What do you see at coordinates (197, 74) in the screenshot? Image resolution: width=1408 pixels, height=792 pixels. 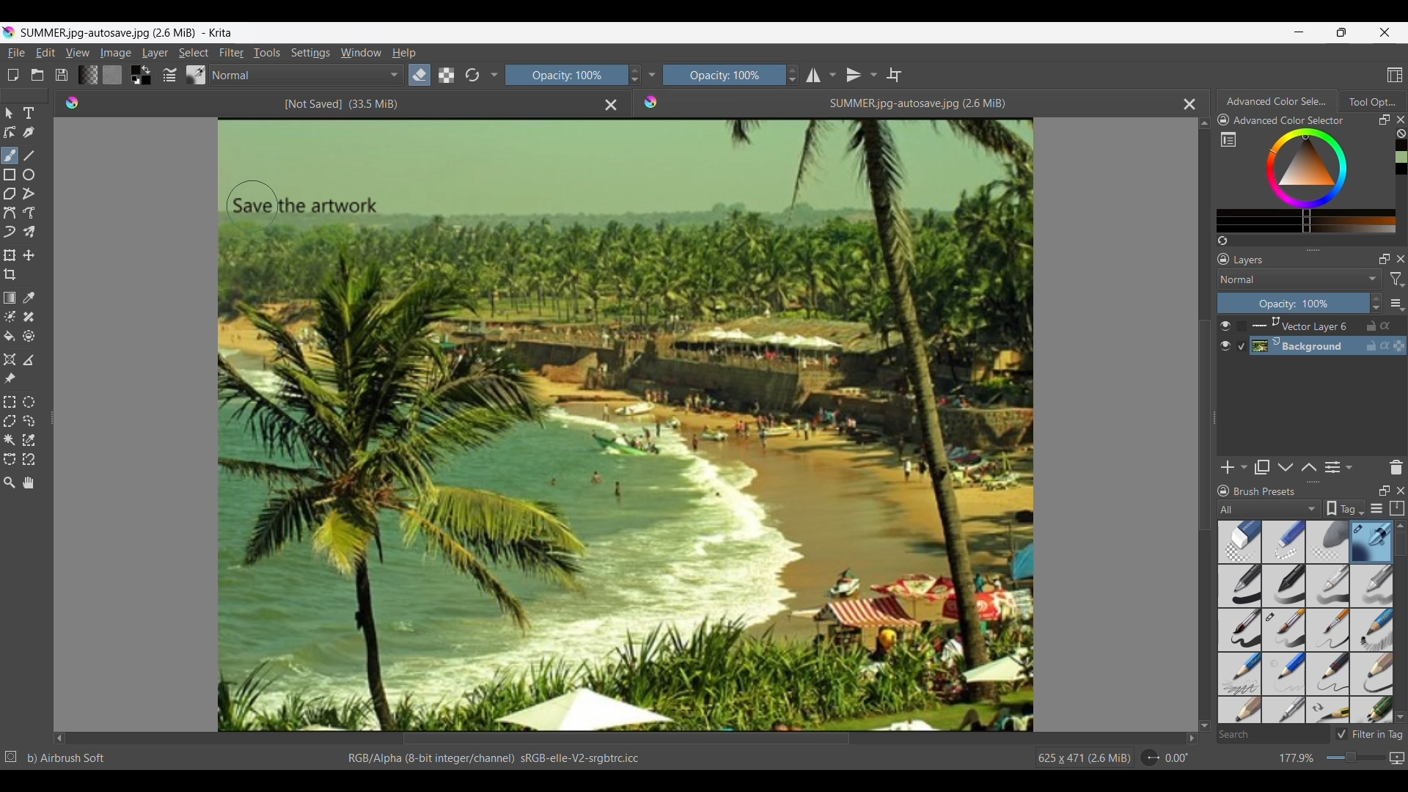 I see `Choose brush preset` at bounding box center [197, 74].